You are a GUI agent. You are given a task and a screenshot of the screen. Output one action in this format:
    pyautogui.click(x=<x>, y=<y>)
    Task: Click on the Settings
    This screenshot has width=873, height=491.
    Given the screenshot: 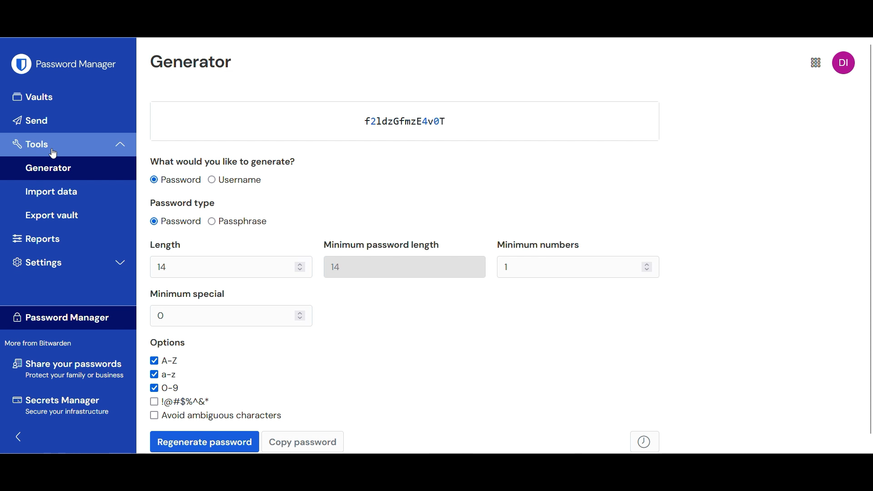 What is the action you would take?
    pyautogui.click(x=69, y=263)
    